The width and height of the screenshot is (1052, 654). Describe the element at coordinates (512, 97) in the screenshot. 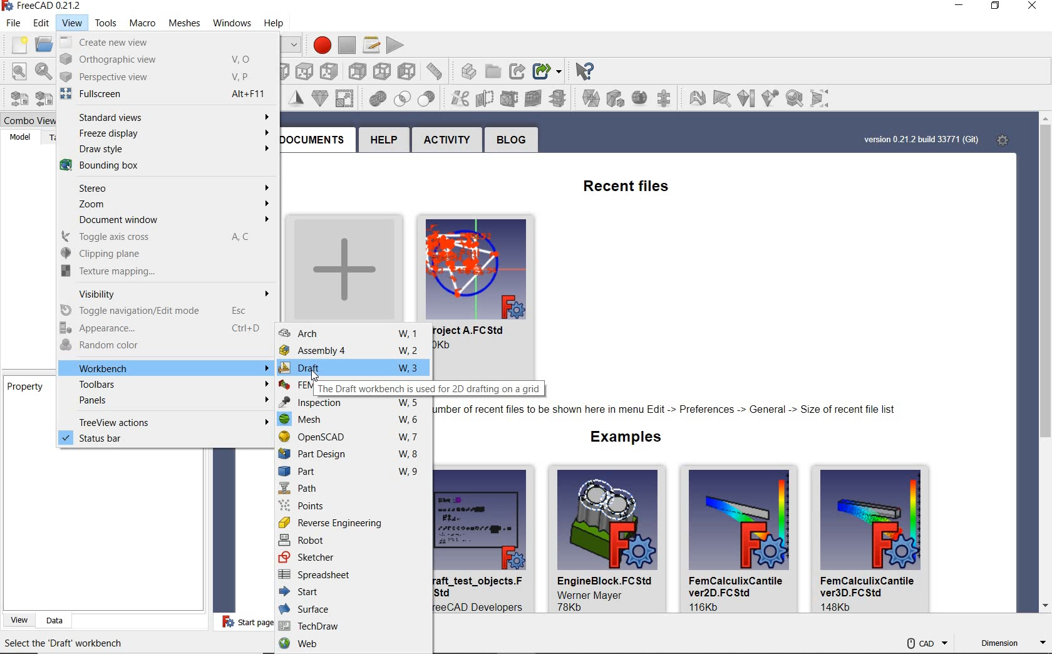

I see `create section from mesh and plane` at that location.